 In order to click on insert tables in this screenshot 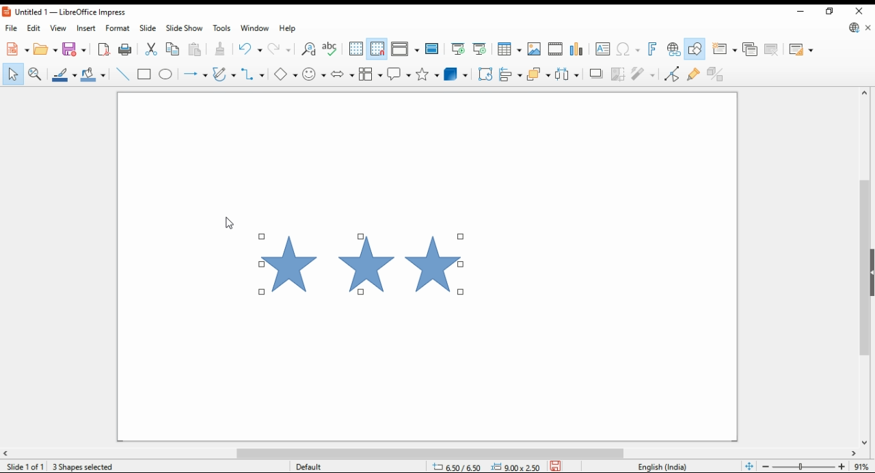, I will do `click(510, 48)`.